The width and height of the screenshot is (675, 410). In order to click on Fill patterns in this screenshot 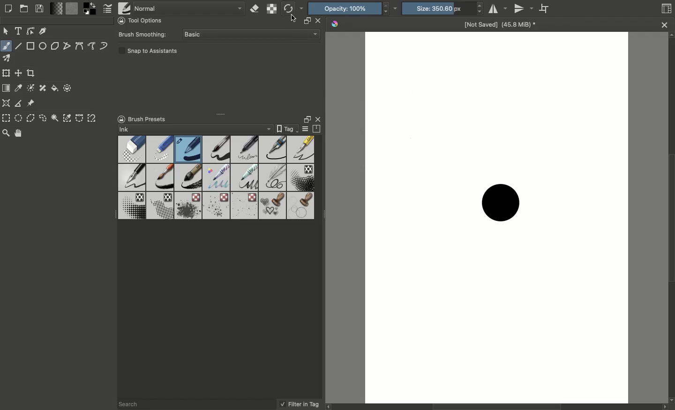, I will do `click(73, 10)`.